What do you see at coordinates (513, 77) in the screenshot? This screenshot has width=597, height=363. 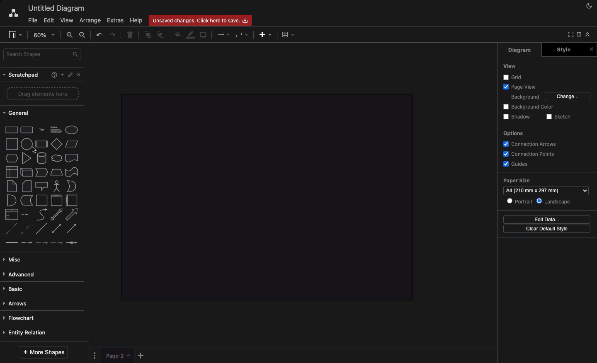 I see `Grid` at bounding box center [513, 77].